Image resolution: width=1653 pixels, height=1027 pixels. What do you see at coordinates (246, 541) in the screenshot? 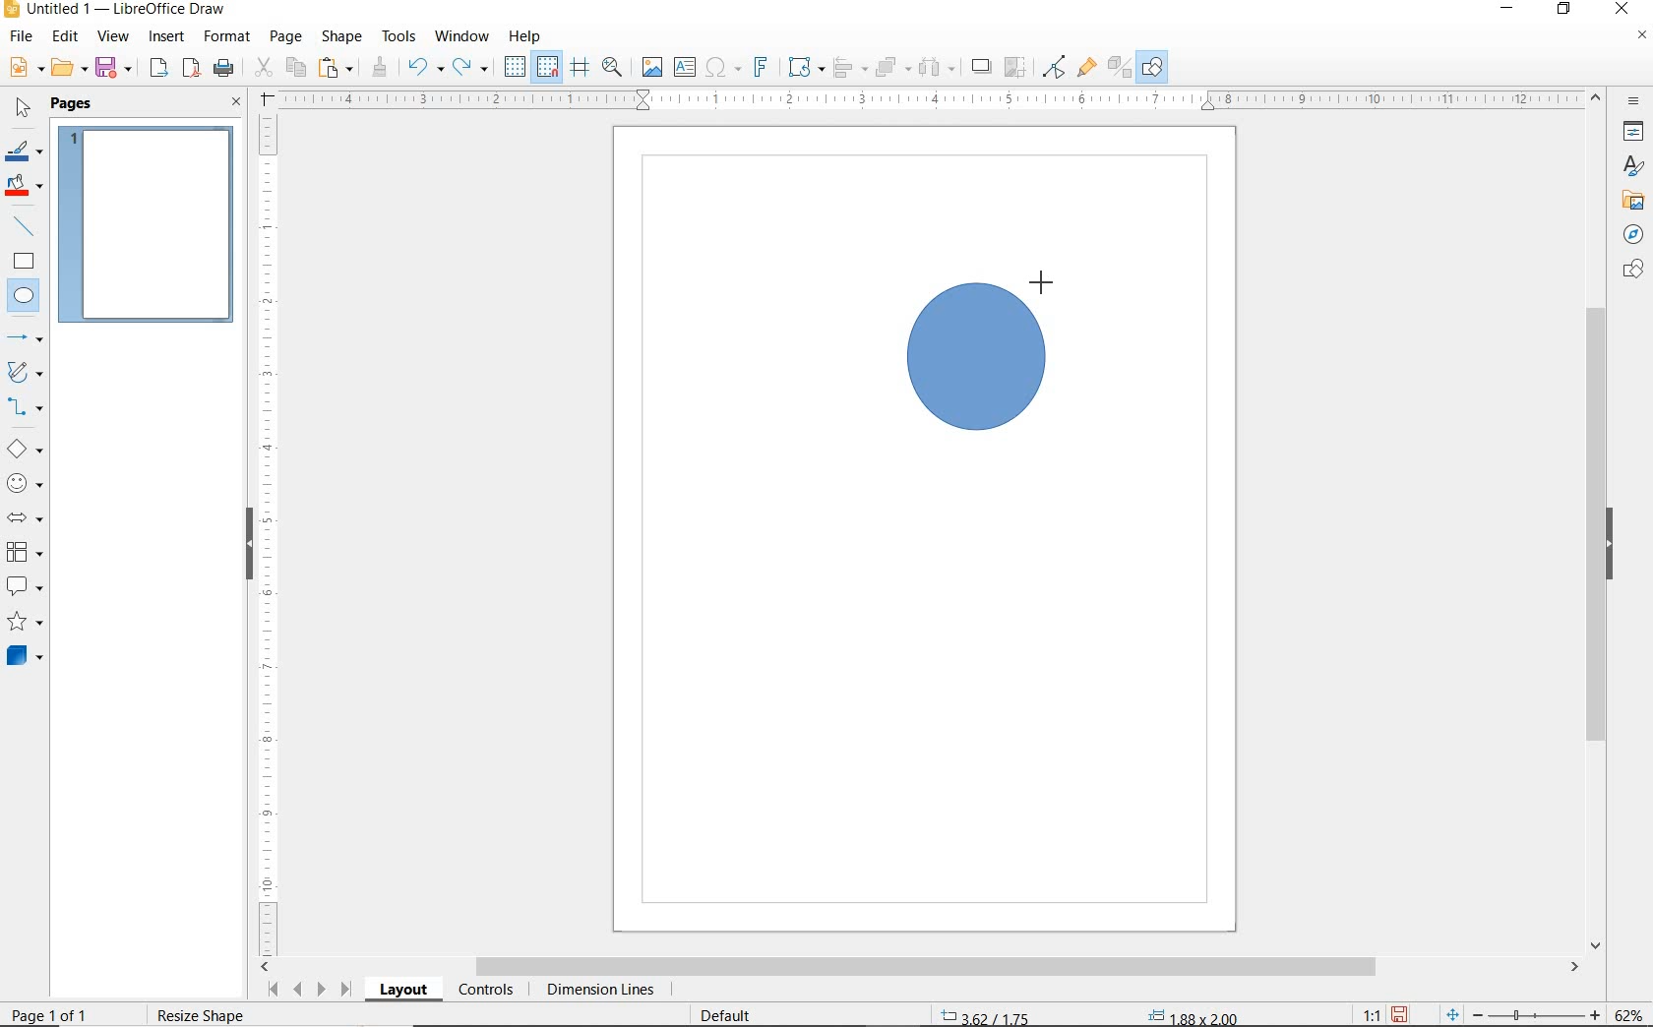
I see `HIDE` at bounding box center [246, 541].